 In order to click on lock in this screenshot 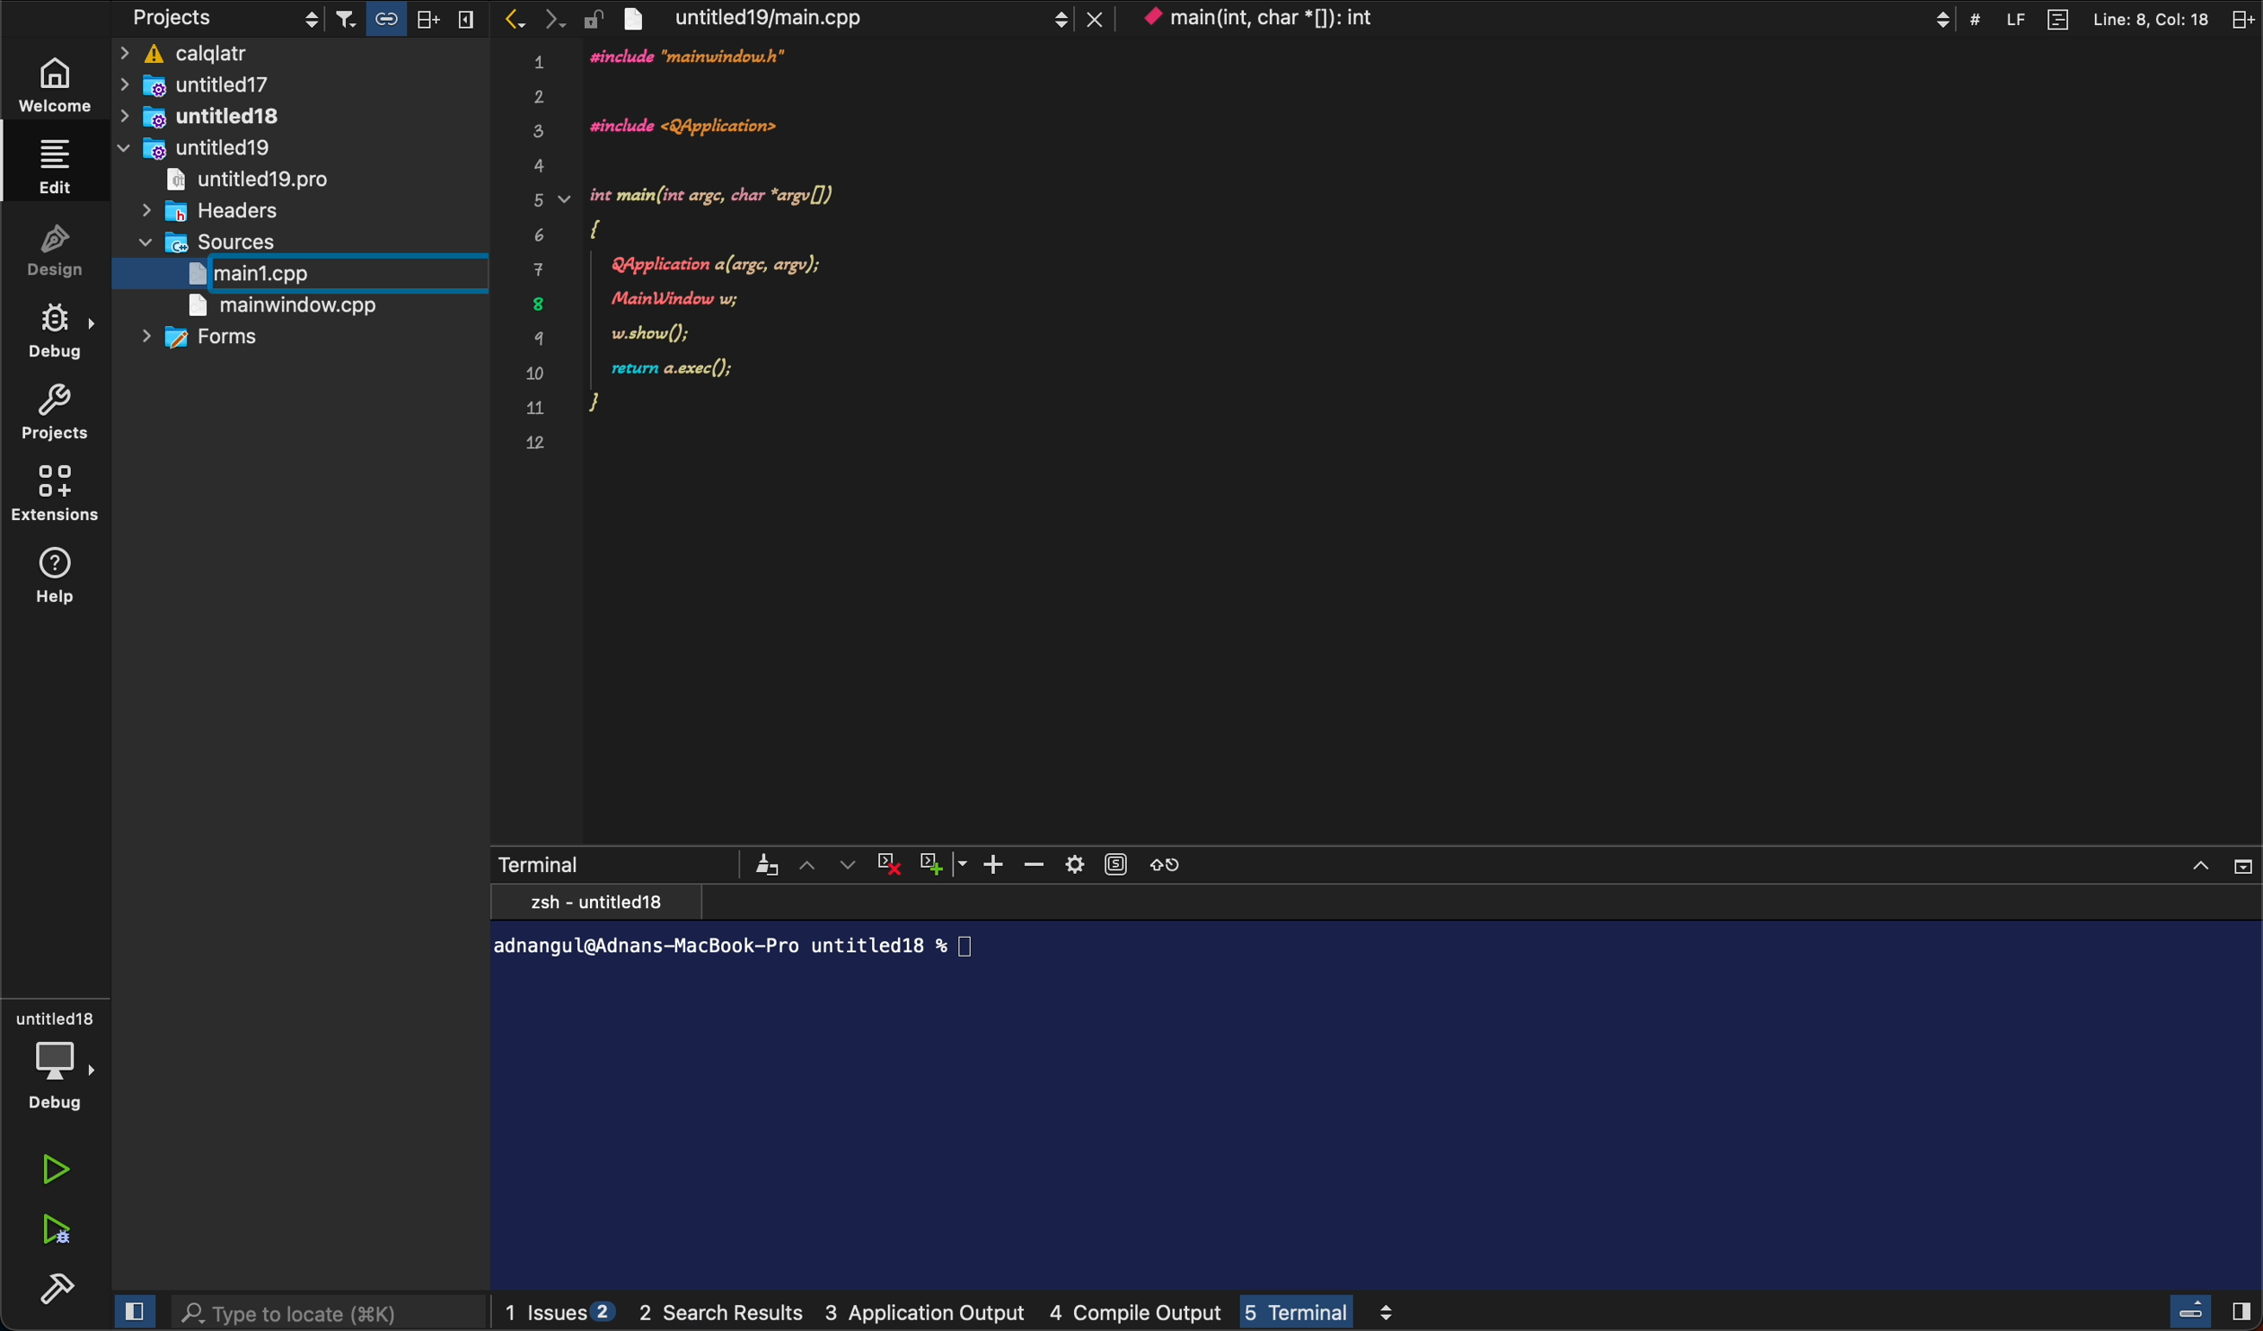, I will do `click(593, 20)`.